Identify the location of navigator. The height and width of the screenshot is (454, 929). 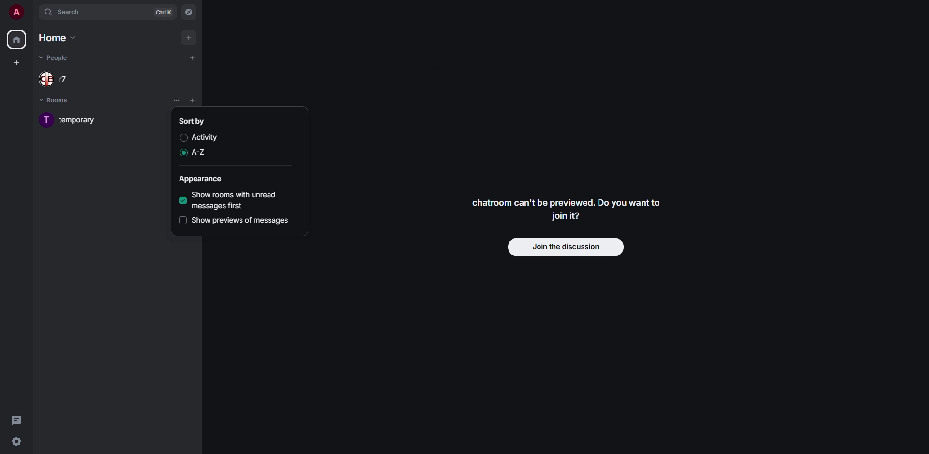
(189, 13).